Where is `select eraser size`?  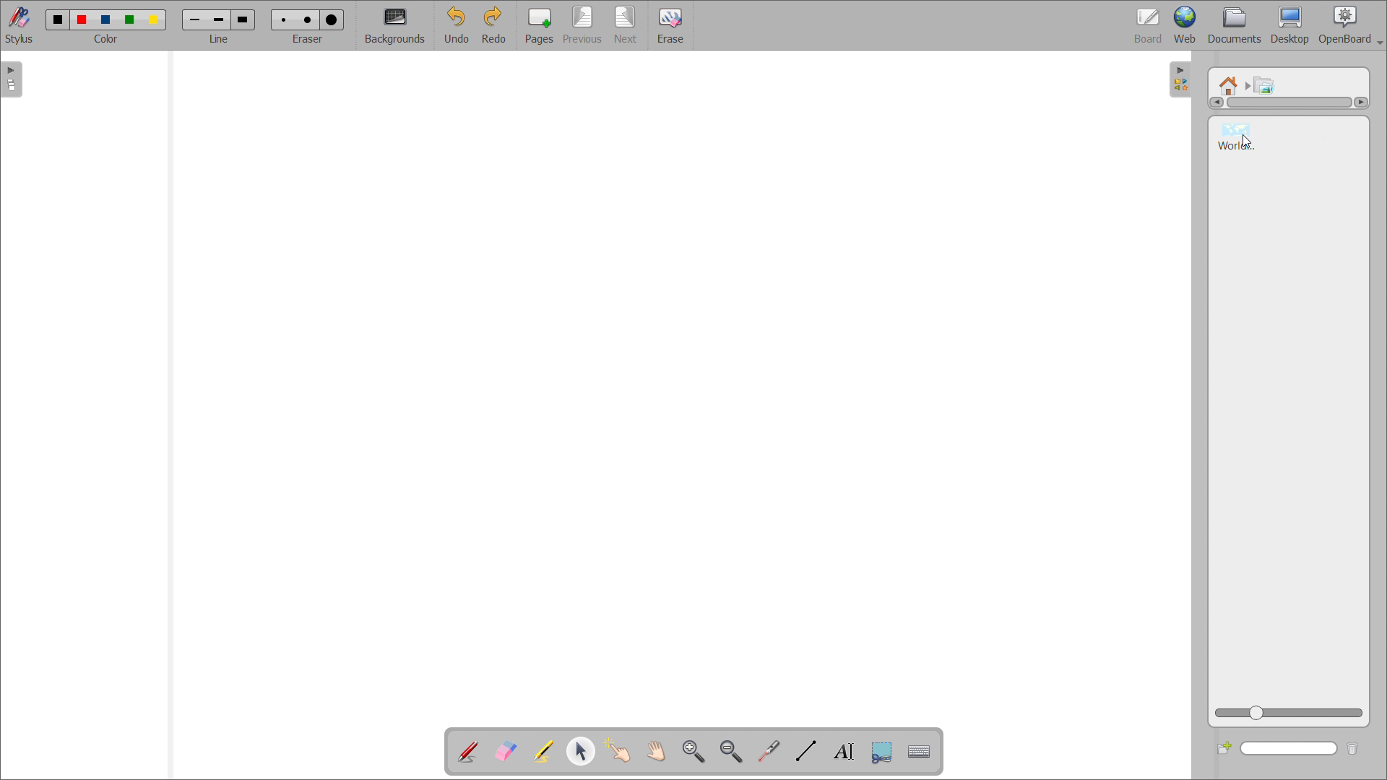
select eraser size is located at coordinates (308, 25).